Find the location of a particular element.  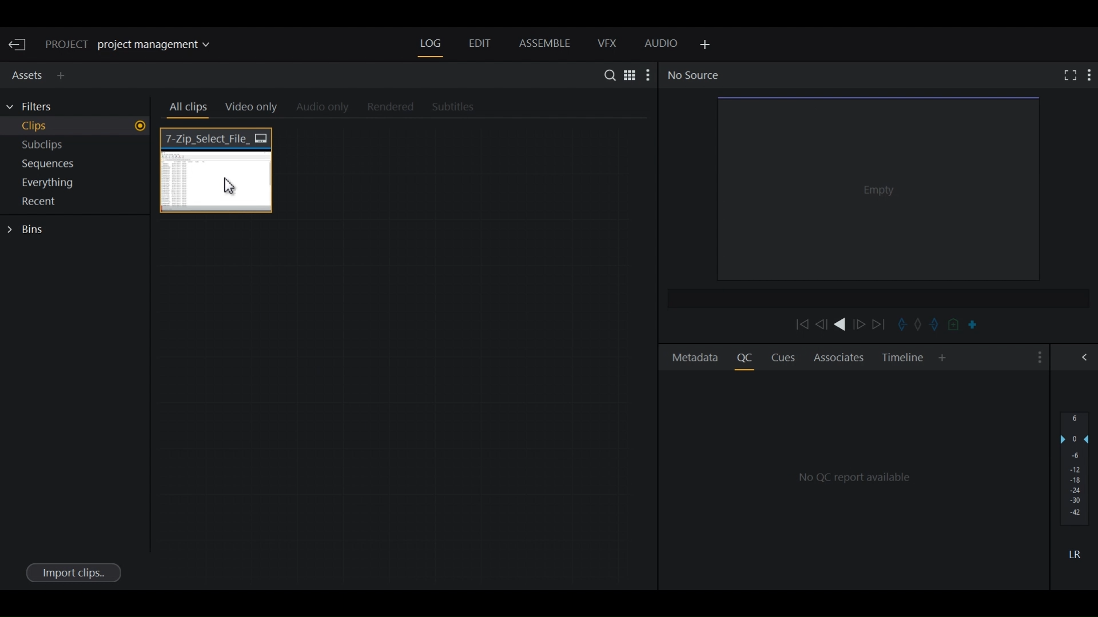

Move Forward is located at coordinates (882, 324).